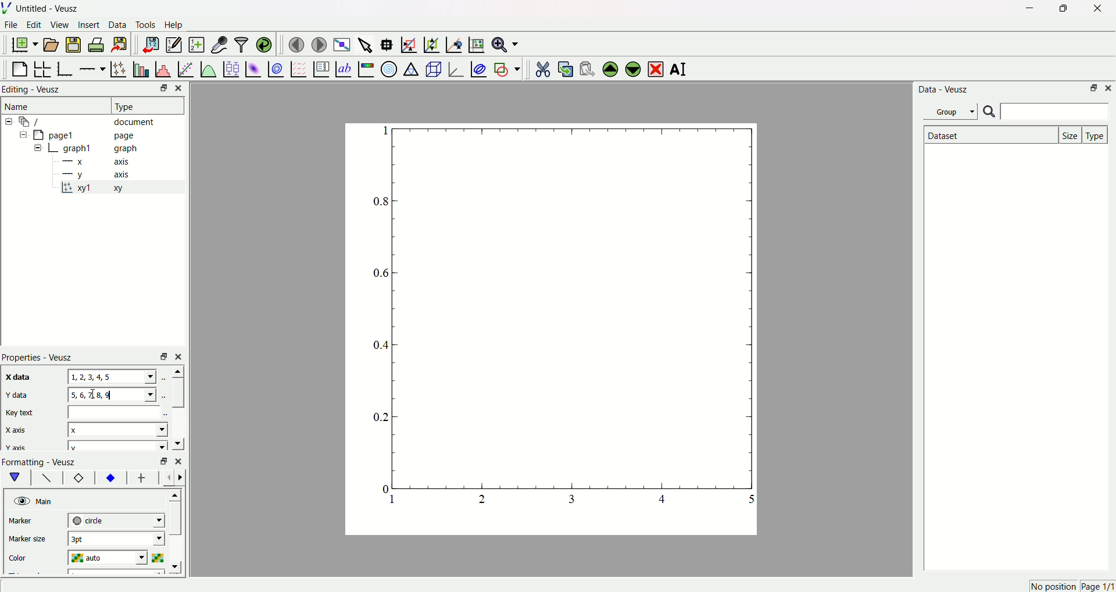 The image size is (1116, 592). What do you see at coordinates (253, 68) in the screenshot?
I see `plot 2 d datasets as image` at bounding box center [253, 68].